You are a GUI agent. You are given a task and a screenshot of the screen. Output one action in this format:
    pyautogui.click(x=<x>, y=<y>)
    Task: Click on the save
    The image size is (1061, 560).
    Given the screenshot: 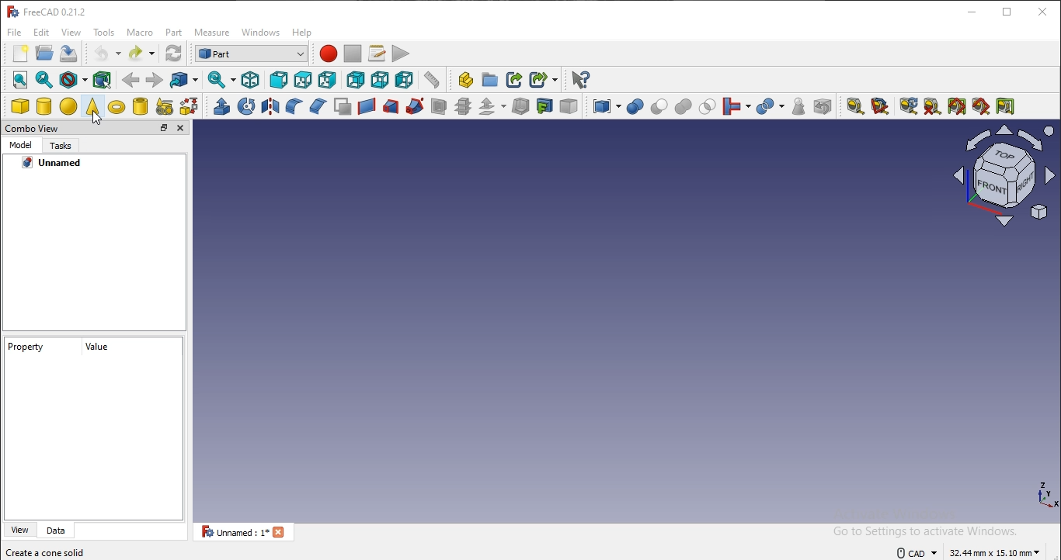 What is the action you would take?
    pyautogui.click(x=69, y=54)
    